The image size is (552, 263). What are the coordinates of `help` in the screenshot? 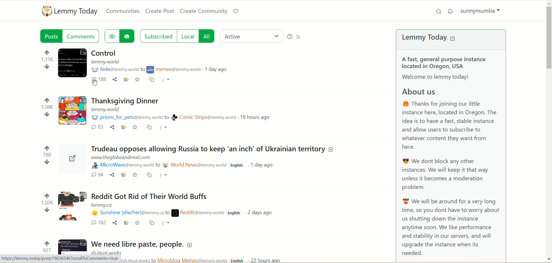 It's located at (289, 36).